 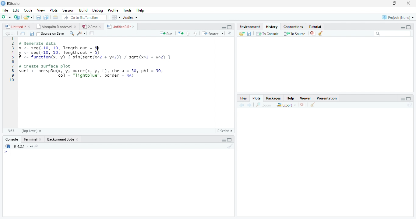 What do you see at coordinates (257, 98) in the screenshot?
I see `Plots` at bounding box center [257, 98].